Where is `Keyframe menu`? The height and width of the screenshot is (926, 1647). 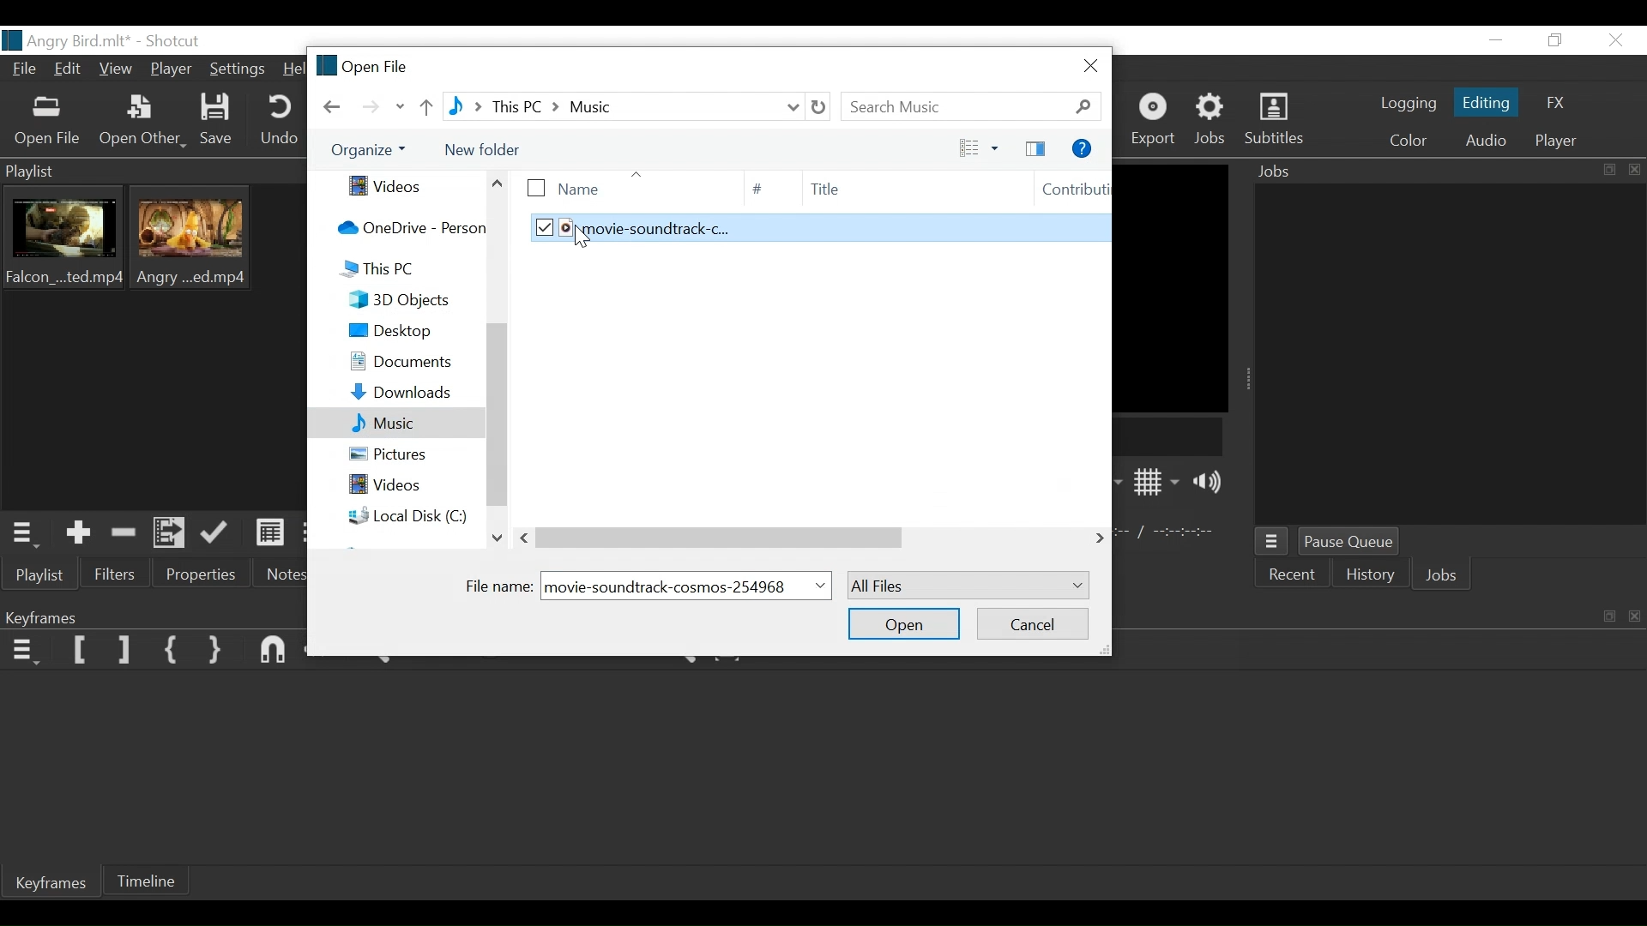 Keyframe menu is located at coordinates (22, 652).